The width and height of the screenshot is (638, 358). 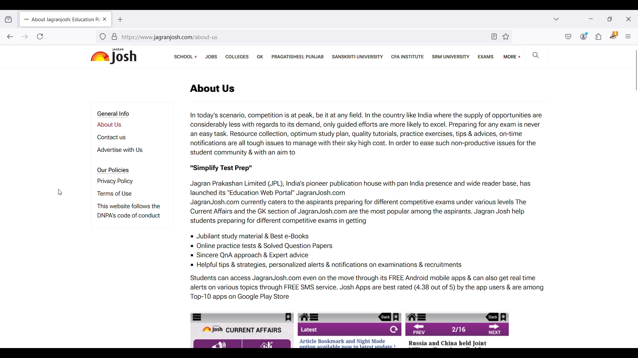 What do you see at coordinates (9, 19) in the screenshot?
I see `View recent browsing across windows and devices` at bounding box center [9, 19].